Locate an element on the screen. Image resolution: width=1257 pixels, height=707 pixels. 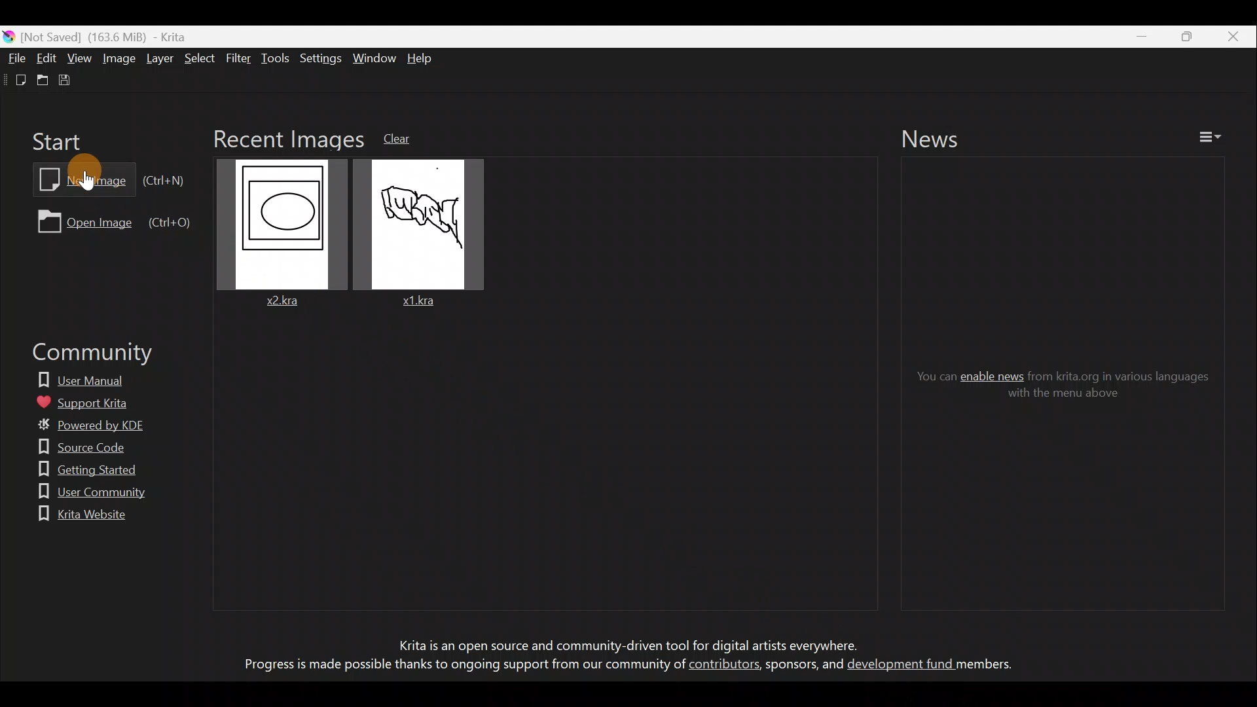
Start is located at coordinates (60, 140).